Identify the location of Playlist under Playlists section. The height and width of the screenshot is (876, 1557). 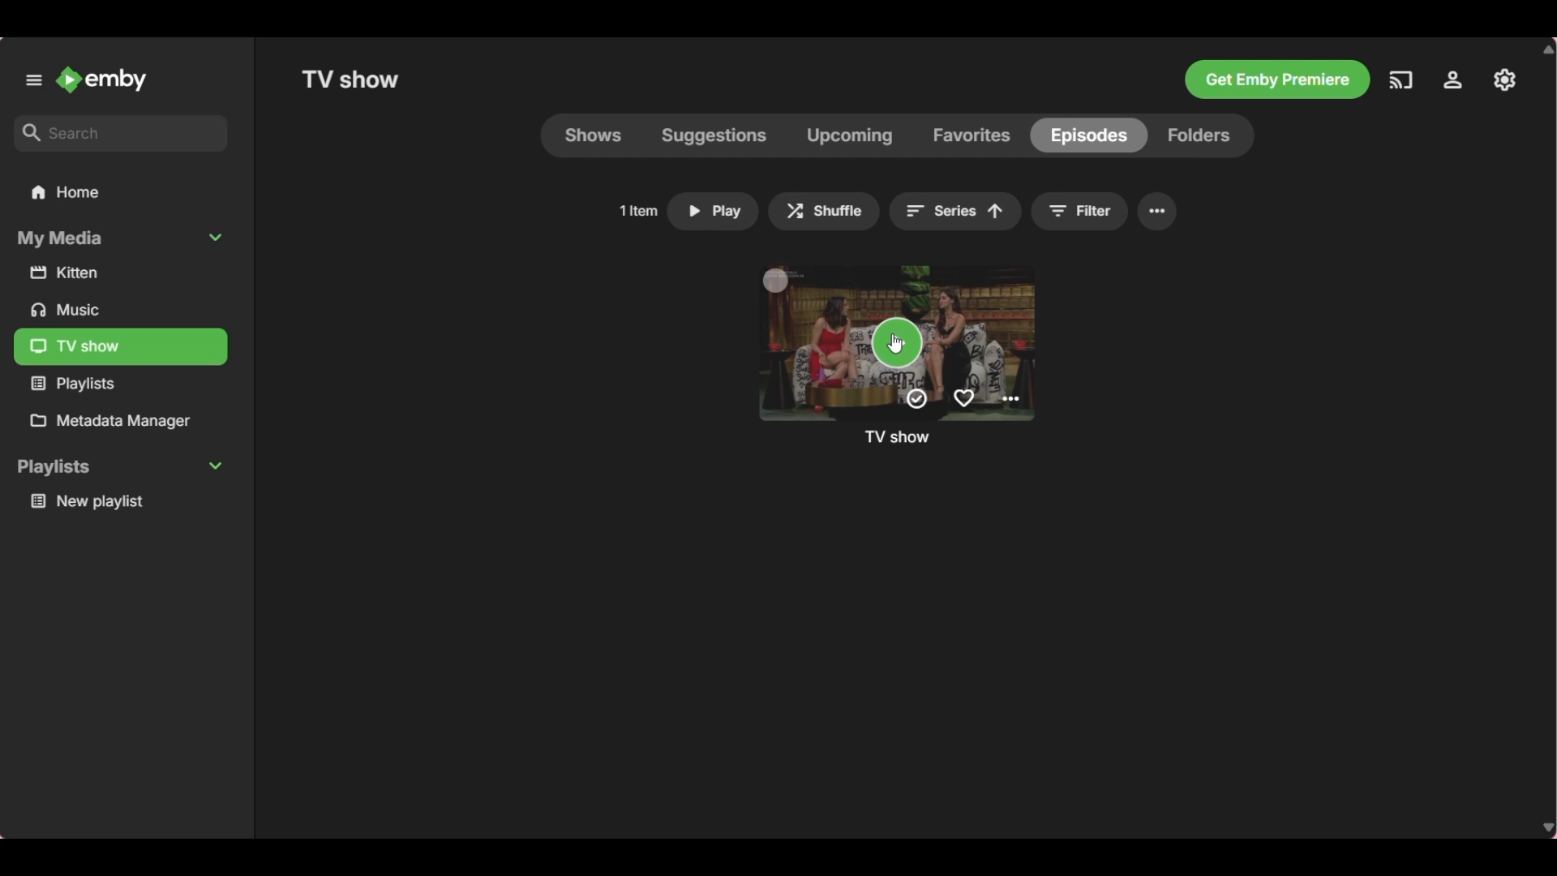
(125, 502).